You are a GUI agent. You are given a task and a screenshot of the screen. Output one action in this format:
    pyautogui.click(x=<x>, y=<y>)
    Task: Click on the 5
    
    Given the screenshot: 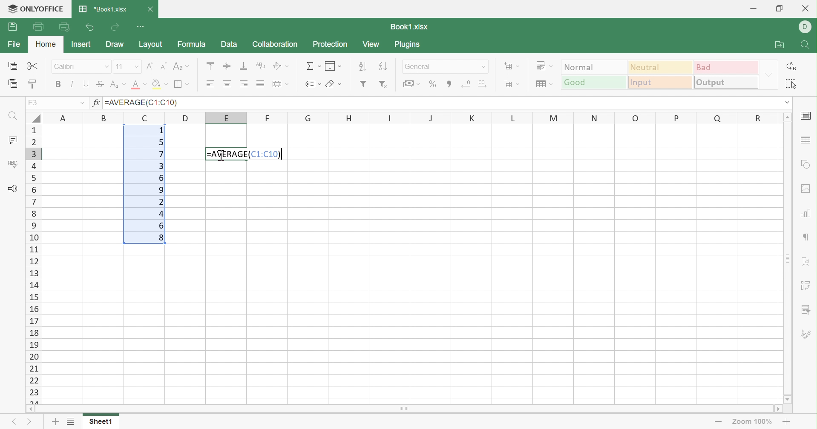 What is the action you would take?
    pyautogui.click(x=161, y=142)
    